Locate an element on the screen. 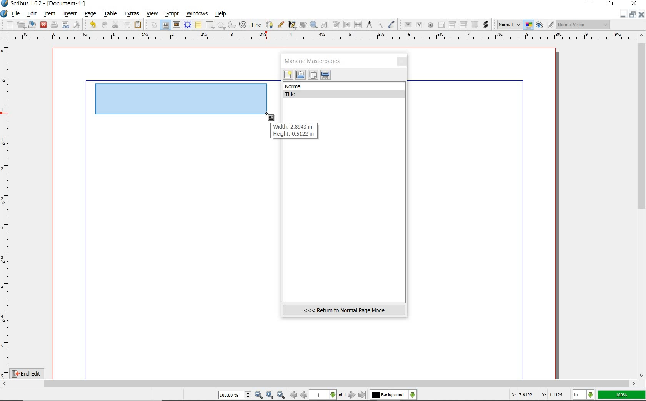 This screenshot has width=646, height=401. 100.00% is located at coordinates (236, 395).